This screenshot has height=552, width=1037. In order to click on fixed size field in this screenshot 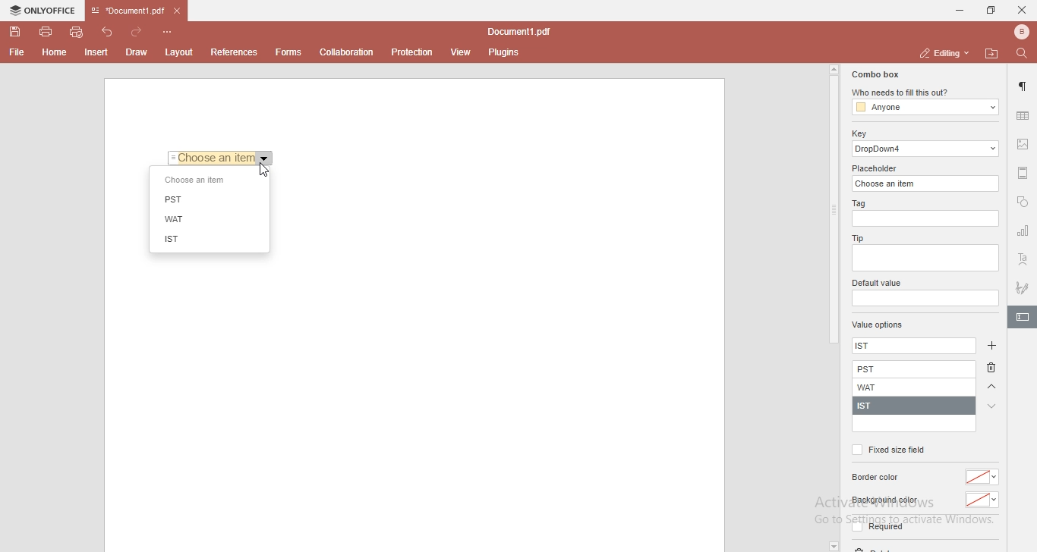, I will do `click(887, 450)`.